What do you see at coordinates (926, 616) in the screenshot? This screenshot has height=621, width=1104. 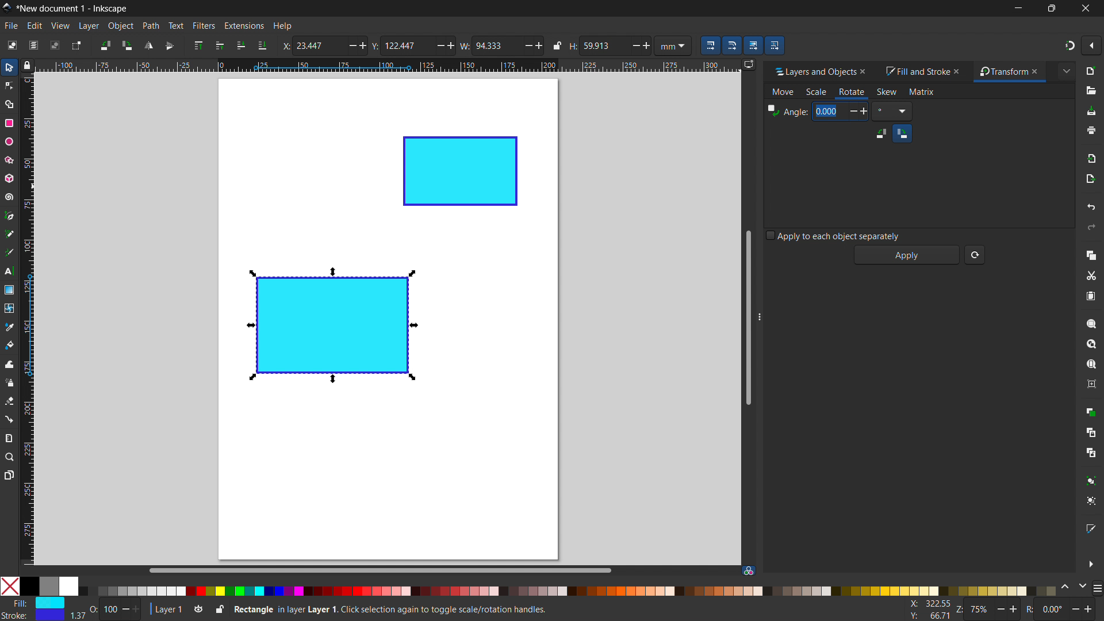 I see `Y: 160.93` at bounding box center [926, 616].